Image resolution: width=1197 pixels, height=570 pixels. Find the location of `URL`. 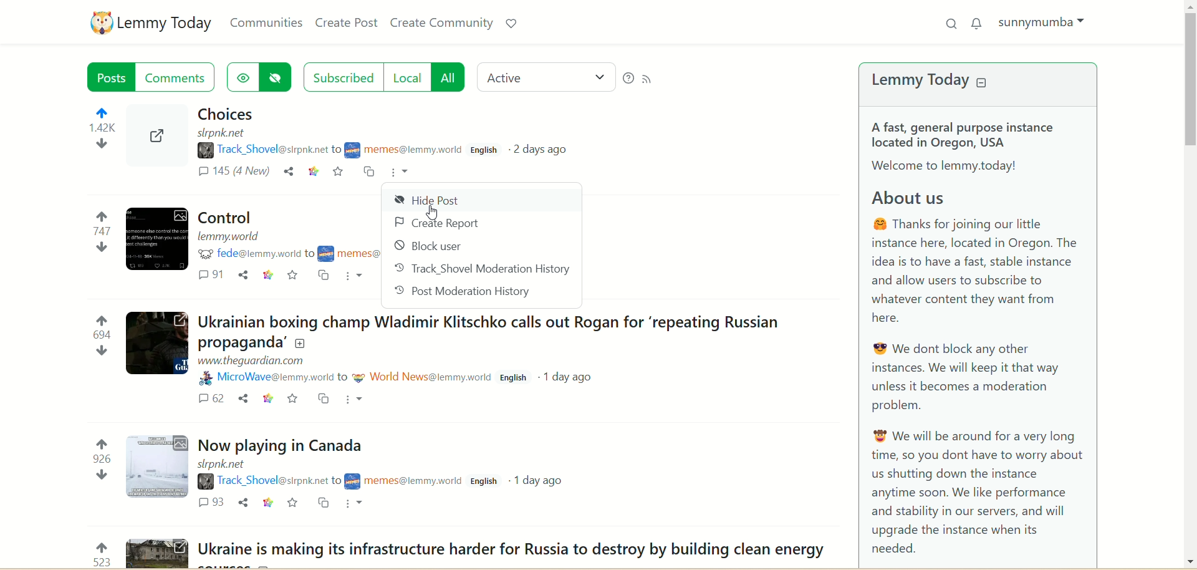

URL is located at coordinates (252, 360).